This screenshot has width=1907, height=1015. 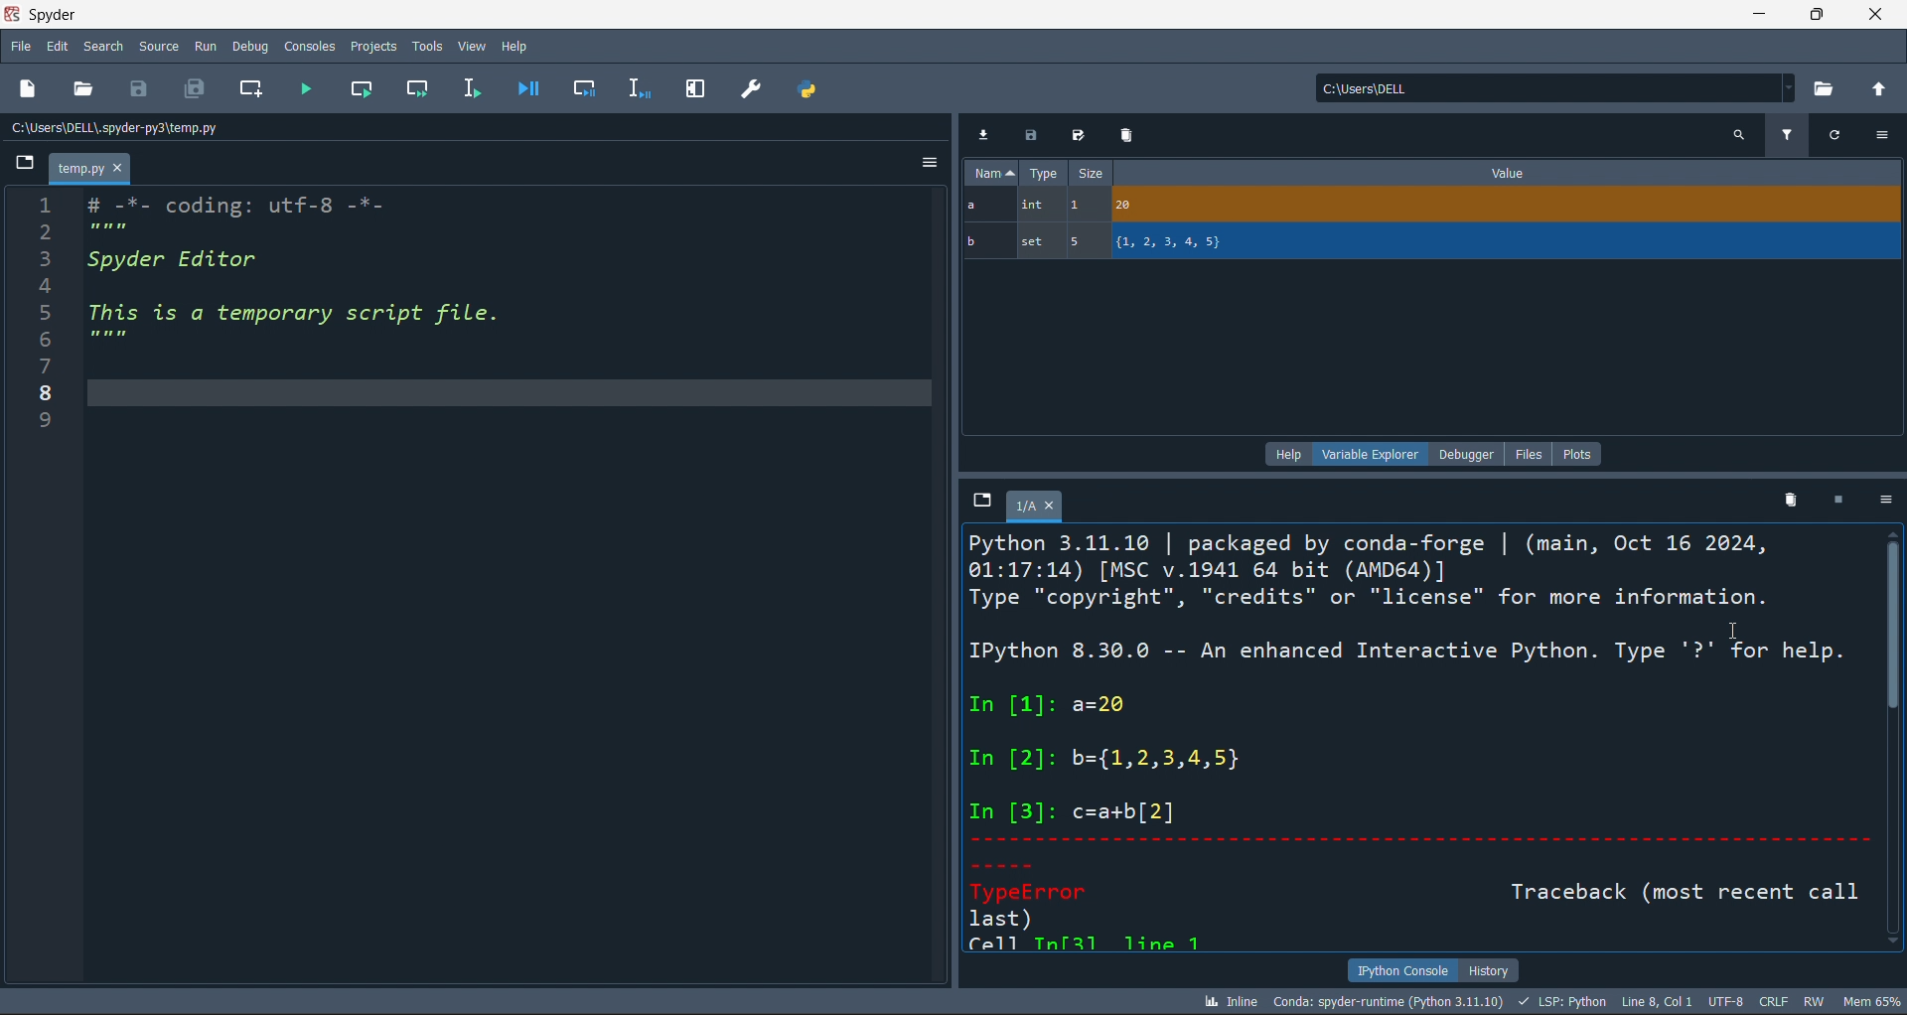 What do you see at coordinates (927, 166) in the screenshot?
I see `options` at bounding box center [927, 166].